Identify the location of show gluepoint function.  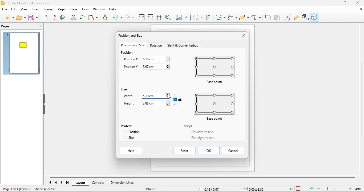
(297, 17).